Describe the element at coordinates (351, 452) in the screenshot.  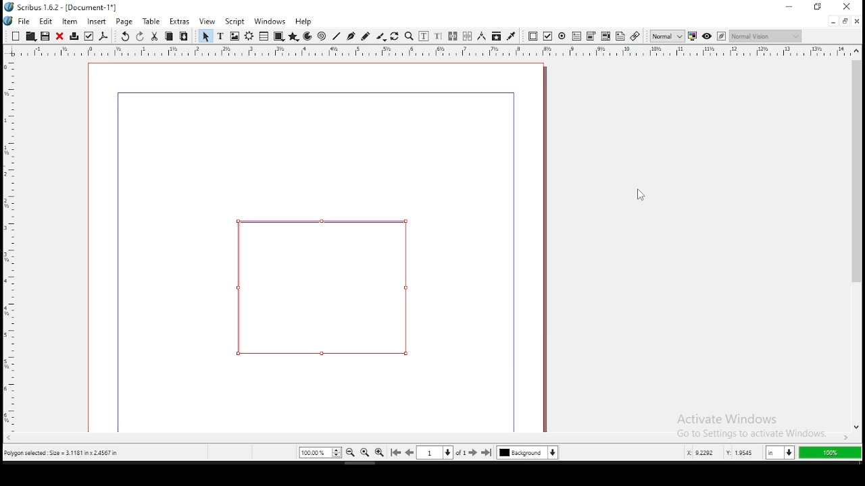
I see `zoom out` at that location.